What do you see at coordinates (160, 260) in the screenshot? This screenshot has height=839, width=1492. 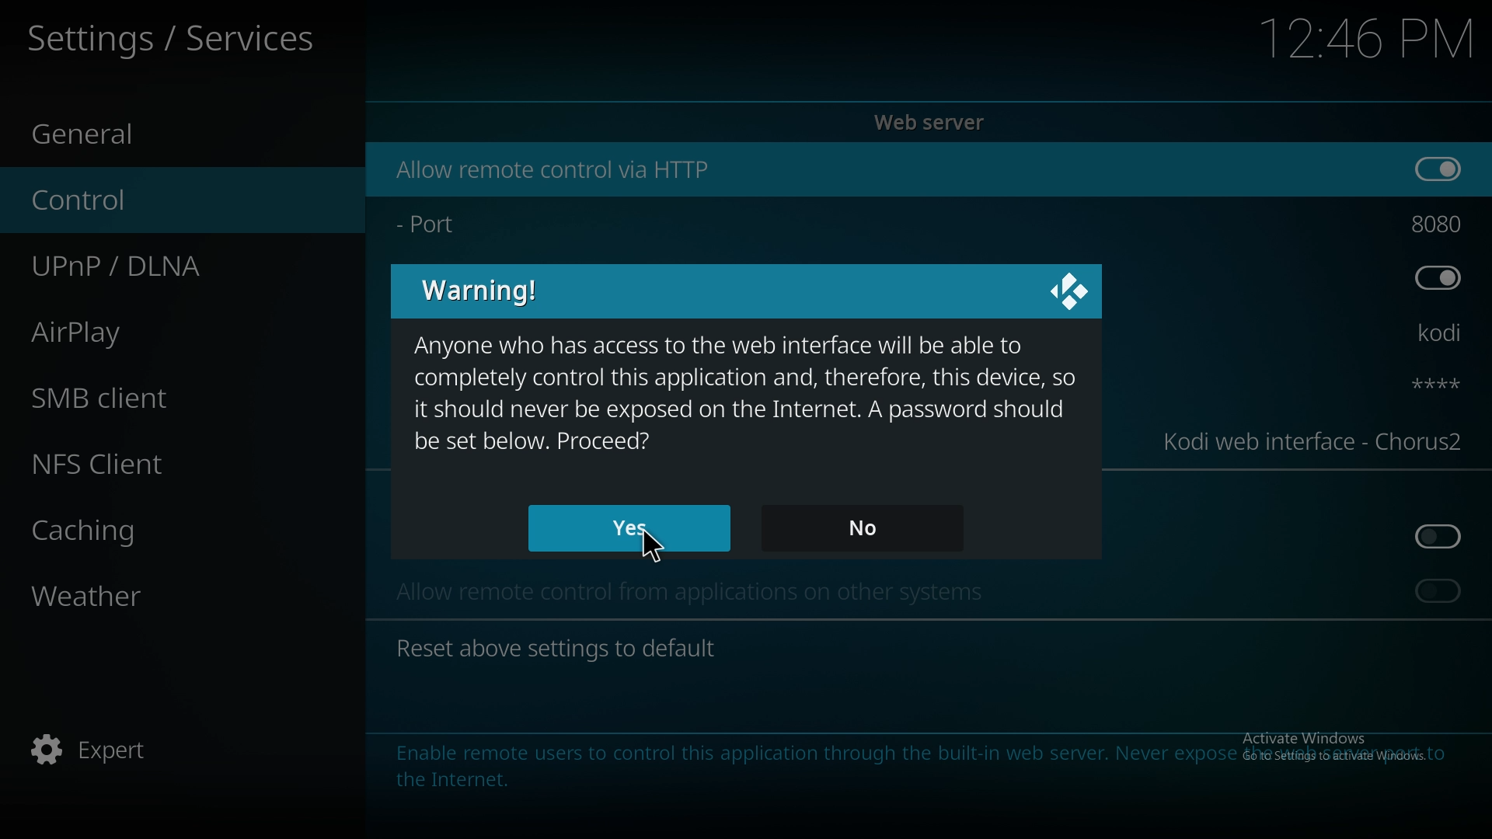 I see `upnp/dlna` at bounding box center [160, 260].